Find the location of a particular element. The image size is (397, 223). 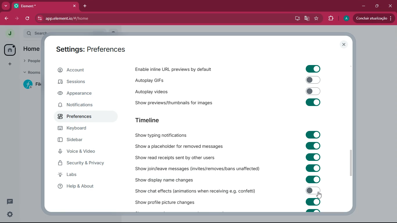

show chat effects (animations when receiving e.g. confetti) is located at coordinates (196, 190).